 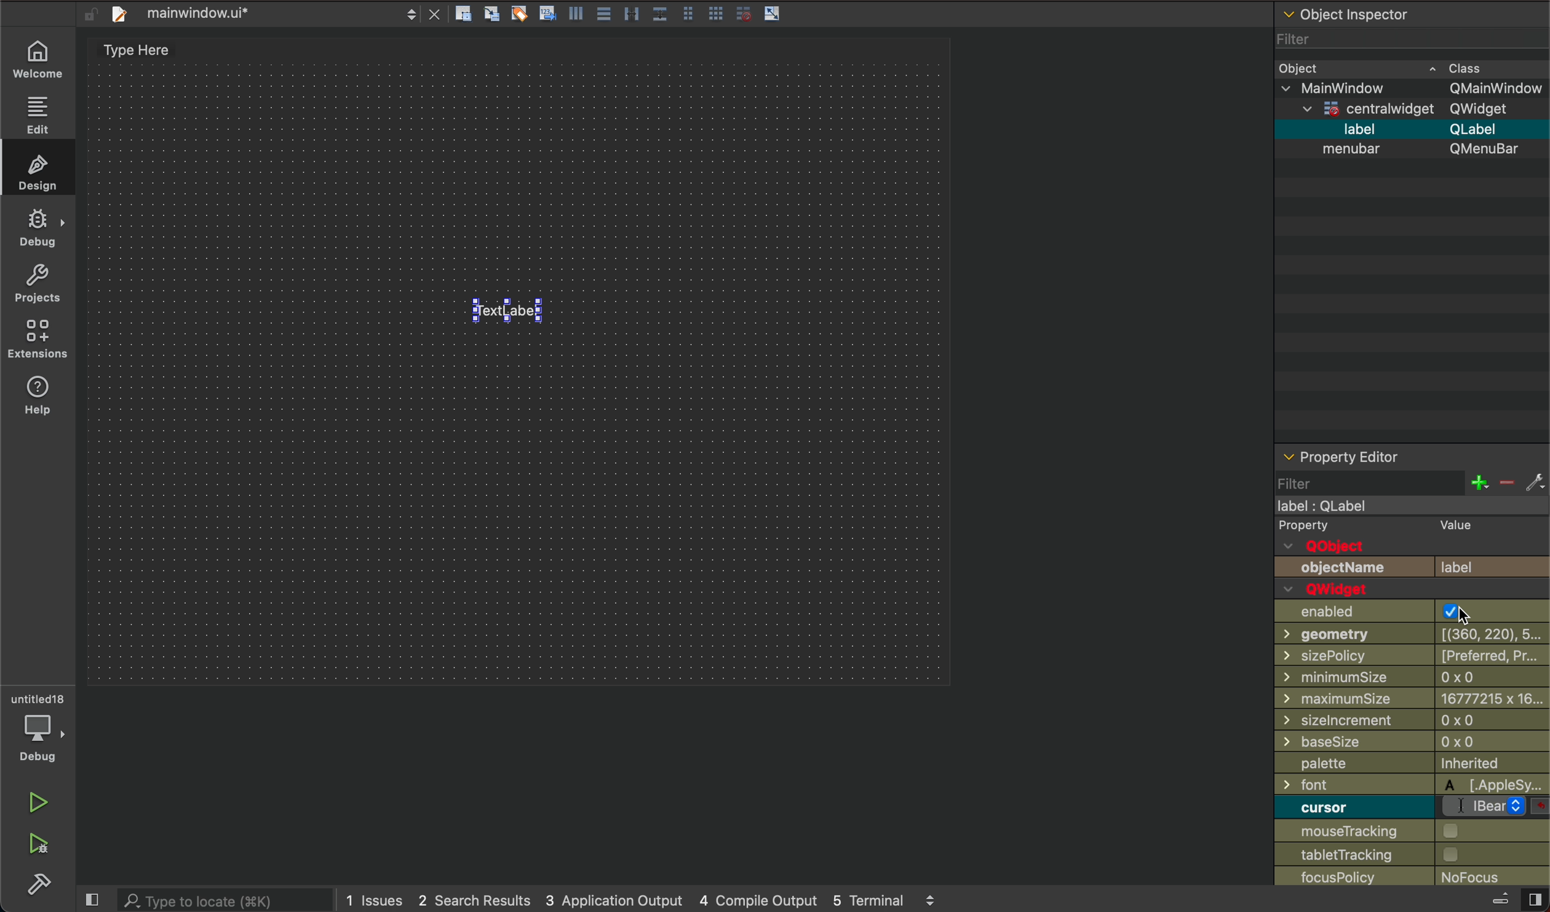 What do you see at coordinates (1341, 87) in the screenshot?
I see `mainwidow` at bounding box center [1341, 87].